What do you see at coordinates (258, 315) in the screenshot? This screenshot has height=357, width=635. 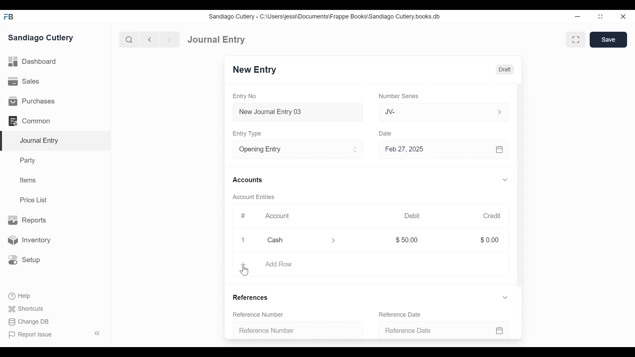 I see `Reference Number` at bounding box center [258, 315].